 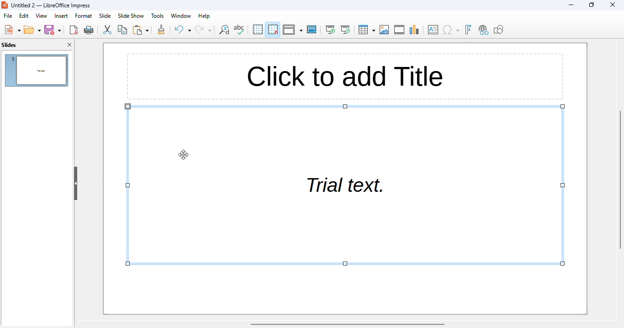 What do you see at coordinates (312, 30) in the screenshot?
I see `master slide` at bounding box center [312, 30].